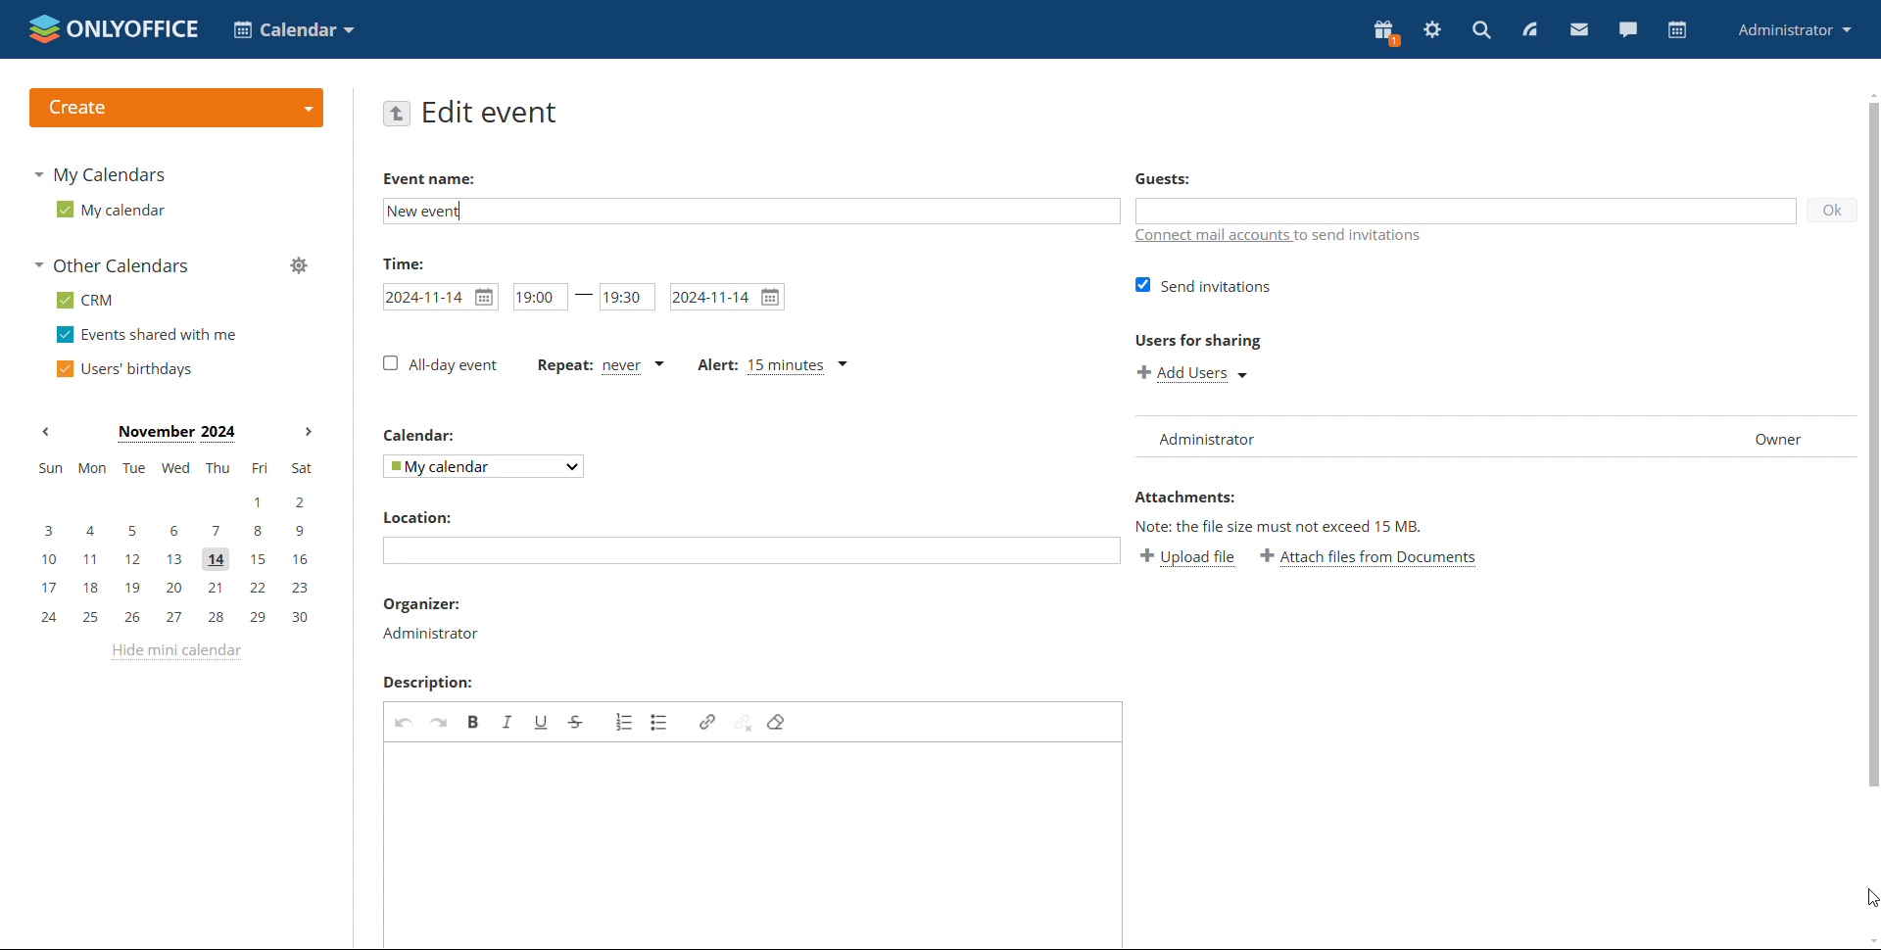 The width and height of the screenshot is (1881, 950). I want to click on Administrator, so click(440, 637).